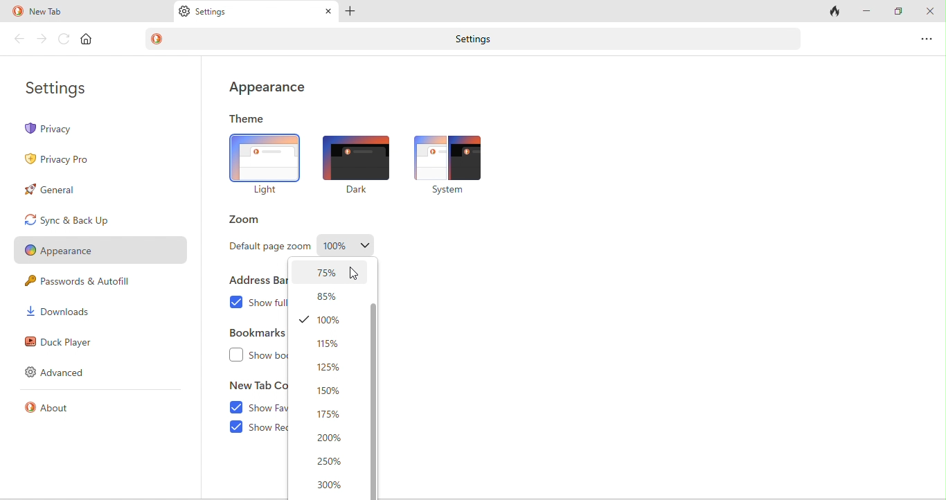 Image resolution: width=946 pixels, height=500 pixels. What do you see at coordinates (63, 91) in the screenshot?
I see `settings` at bounding box center [63, 91].